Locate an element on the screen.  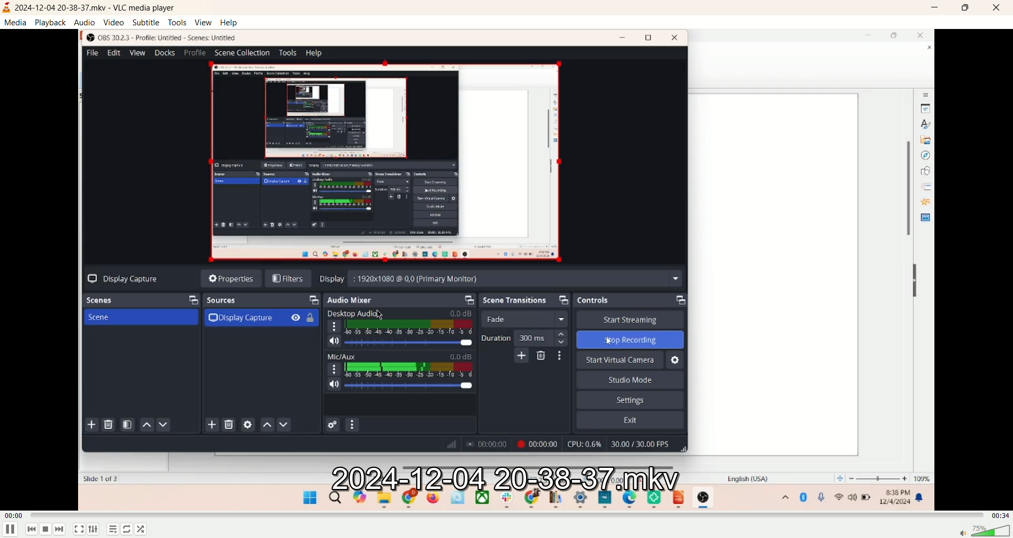
time is located at coordinates (11, 516).